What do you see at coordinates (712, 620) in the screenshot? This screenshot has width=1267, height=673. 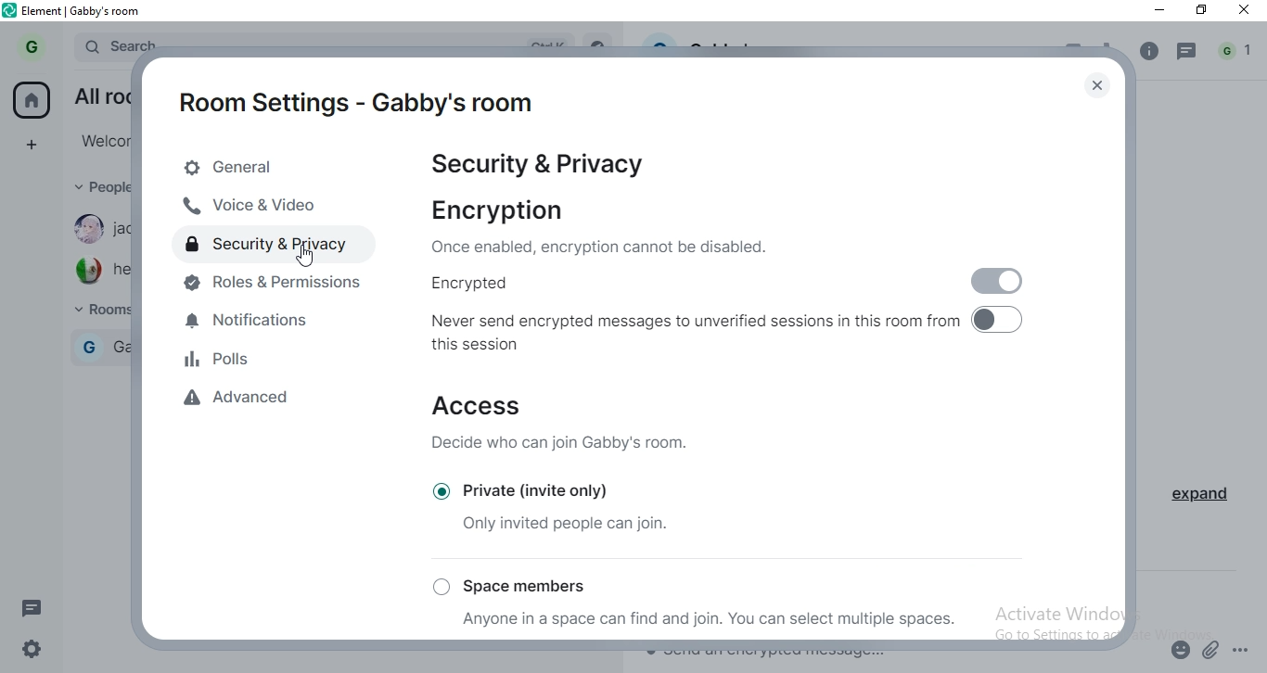 I see `Anyone in a space can find and join. You can select multiple spaces.` at bounding box center [712, 620].